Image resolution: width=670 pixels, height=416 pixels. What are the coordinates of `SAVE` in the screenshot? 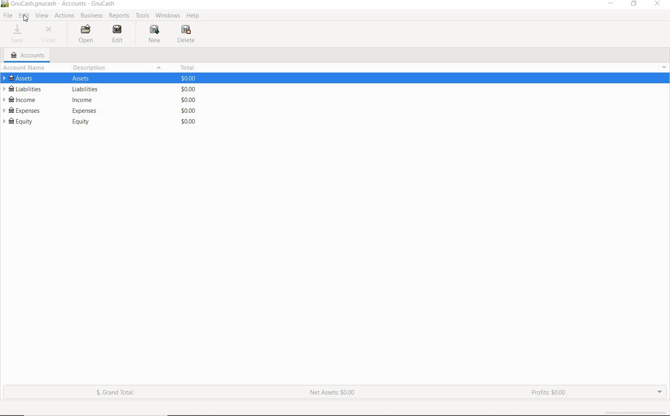 It's located at (20, 33).